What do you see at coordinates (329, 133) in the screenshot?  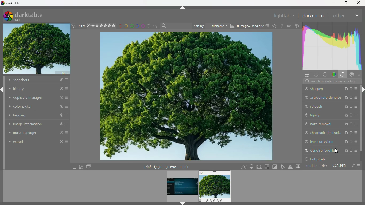 I see `contrast` at bounding box center [329, 133].